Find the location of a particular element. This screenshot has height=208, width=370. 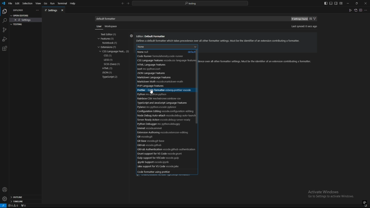

go is located at coordinates (45, 3).